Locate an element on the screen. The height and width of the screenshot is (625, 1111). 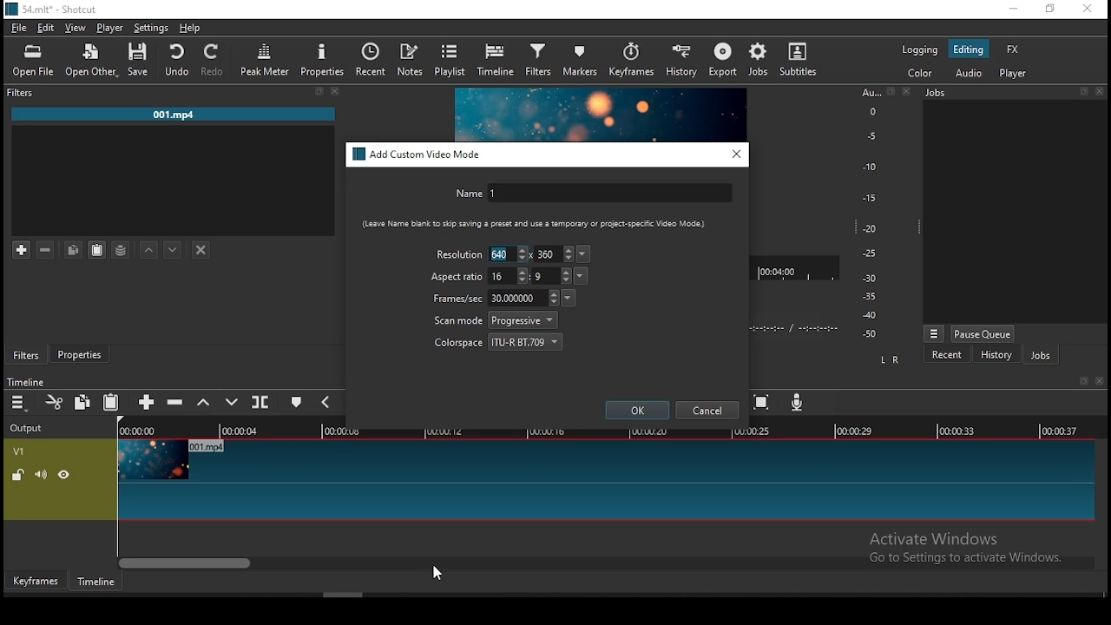
timeline is located at coordinates (497, 60).